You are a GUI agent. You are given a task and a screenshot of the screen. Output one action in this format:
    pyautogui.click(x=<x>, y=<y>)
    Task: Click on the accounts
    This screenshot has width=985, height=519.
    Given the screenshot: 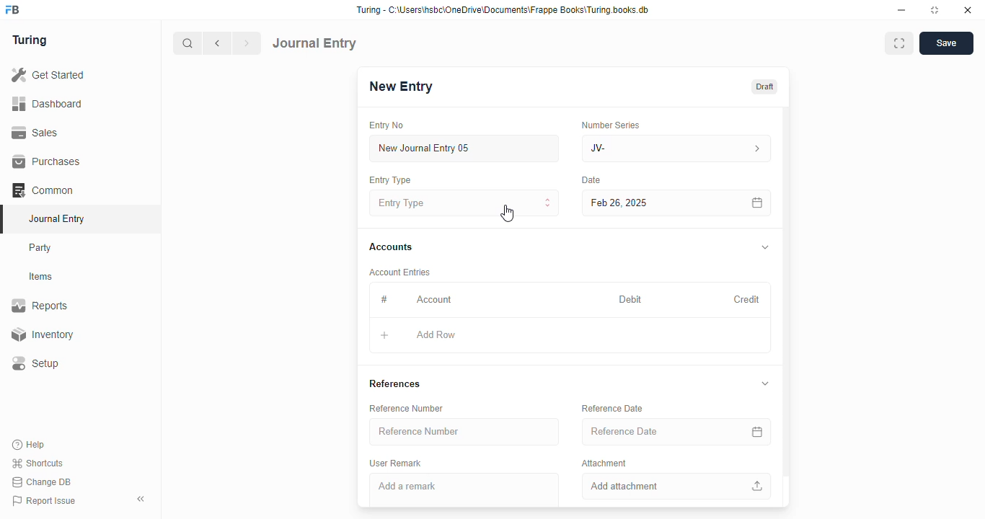 What is the action you would take?
    pyautogui.click(x=391, y=247)
    